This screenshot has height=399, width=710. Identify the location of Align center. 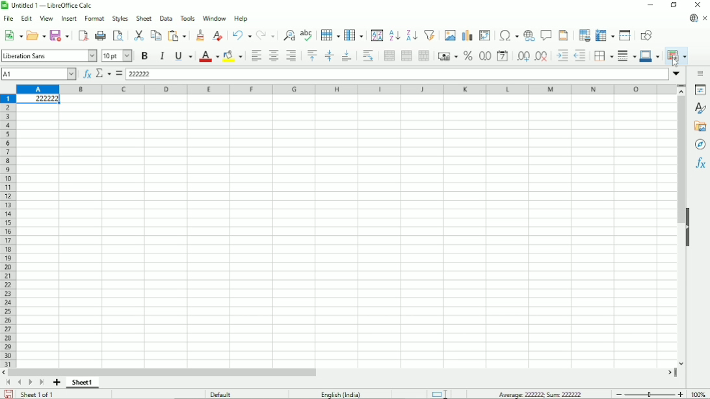
(273, 56).